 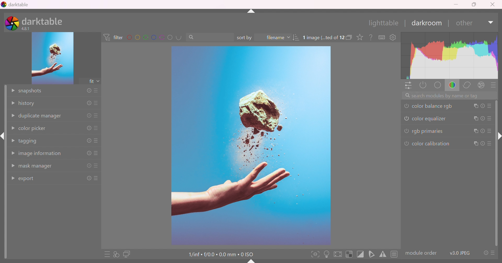 What do you see at coordinates (97, 91) in the screenshot?
I see `presets` at bounding box center [97, 91].